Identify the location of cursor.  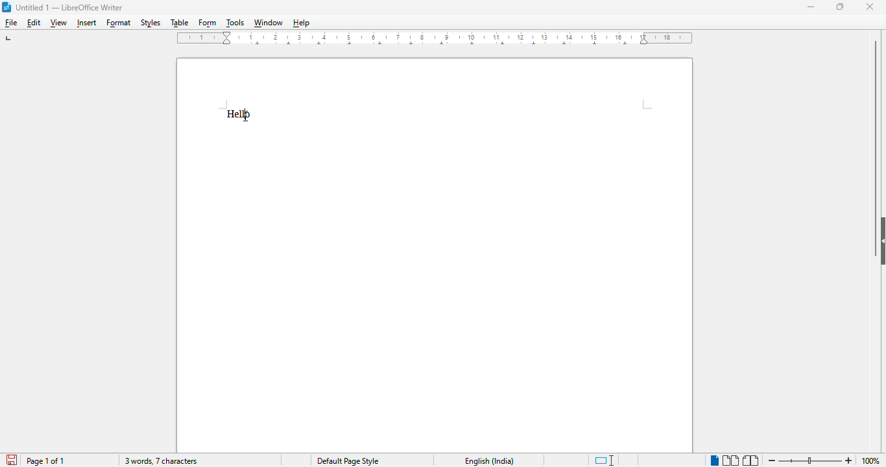
(245, 115).